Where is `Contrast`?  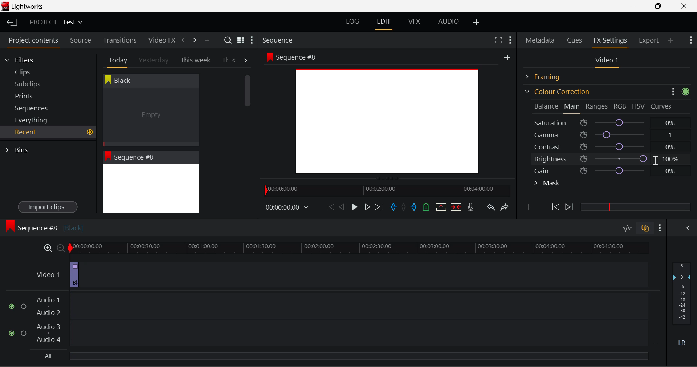 Contrast is located at coordinates (608, 146).